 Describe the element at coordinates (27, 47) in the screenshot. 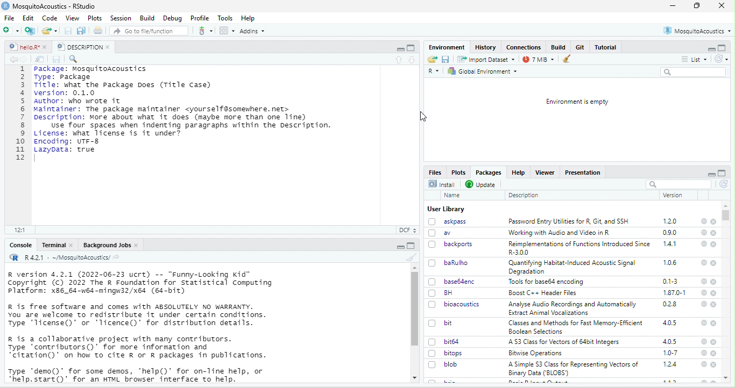

I see `hello.R*` at that location.